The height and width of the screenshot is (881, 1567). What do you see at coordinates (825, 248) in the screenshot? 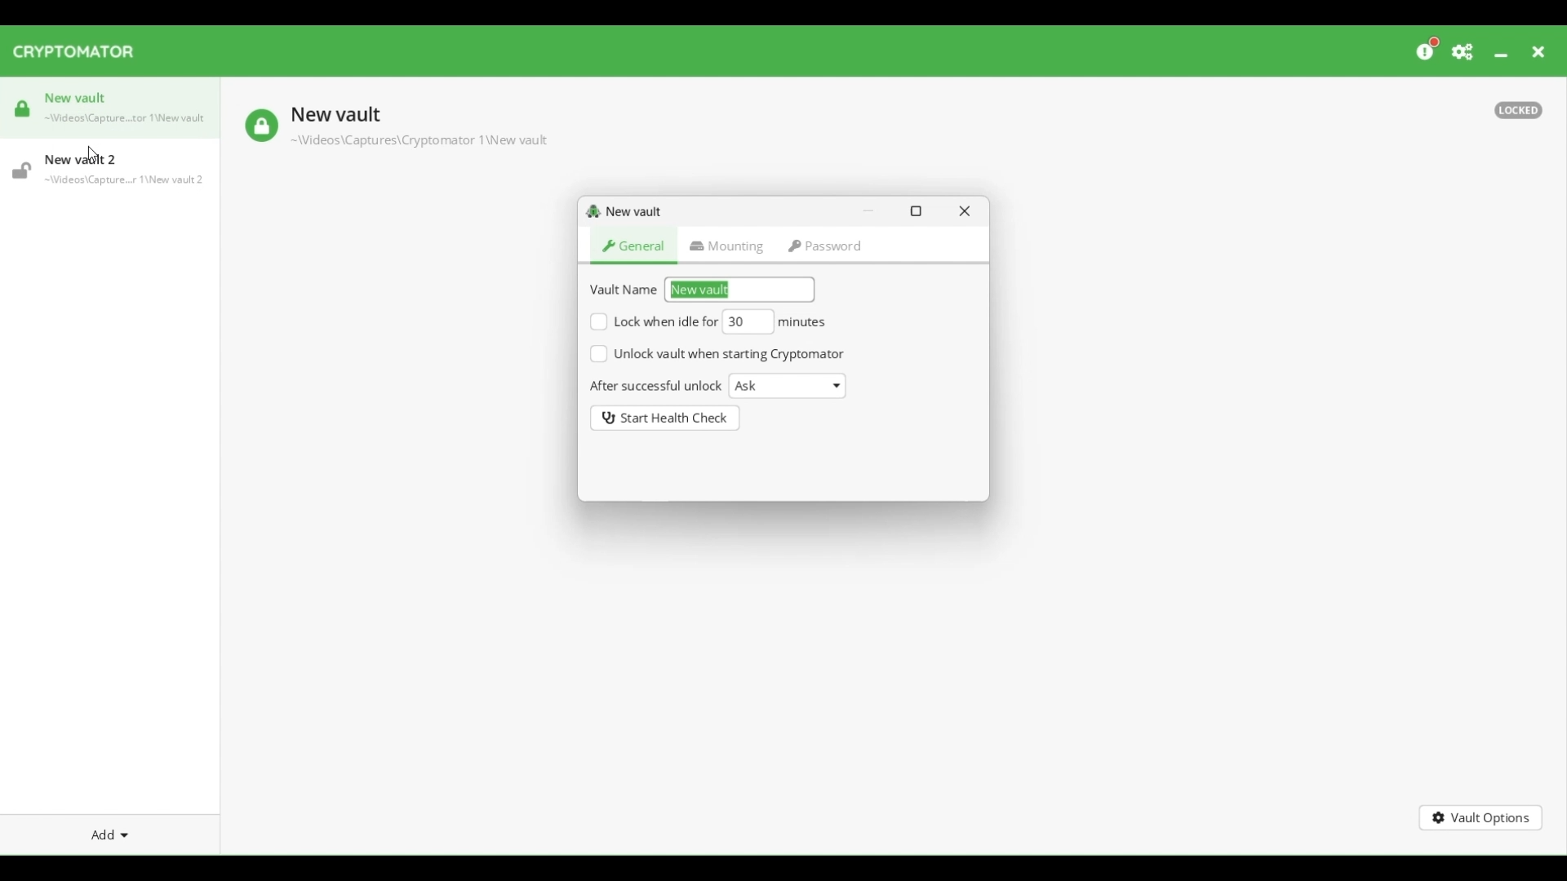
I see `Password options` at bounding box center [825, 248].